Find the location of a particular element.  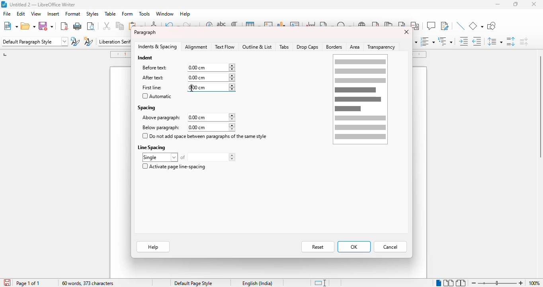

new style from selection is located at coordinates (89, 41).